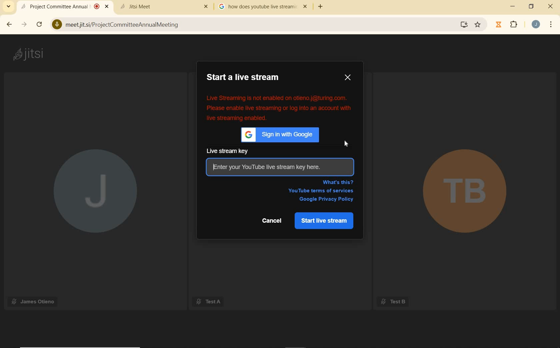 Image resolution: width=560 pixels, height=348 pixels. What do you see at coordinates (244, 77) in the screenshot?
I see `START A LIVE STREAM` at bounding box center [244, 77].